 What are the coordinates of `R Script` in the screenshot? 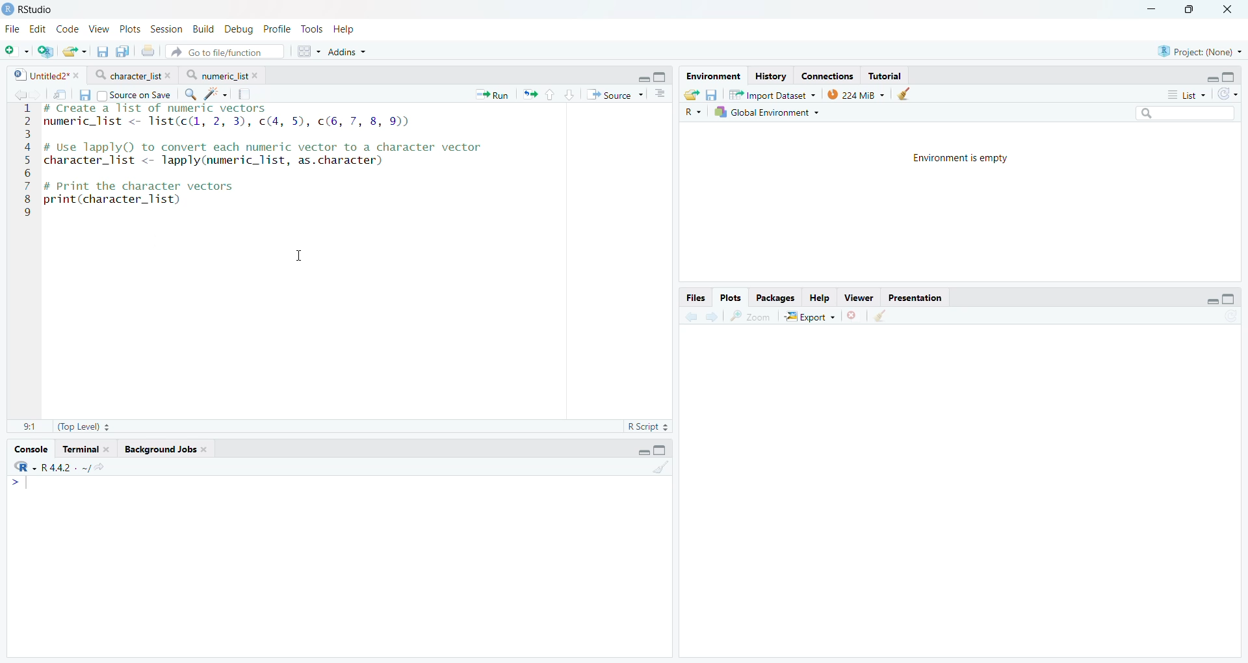 It's located at (649, 426).